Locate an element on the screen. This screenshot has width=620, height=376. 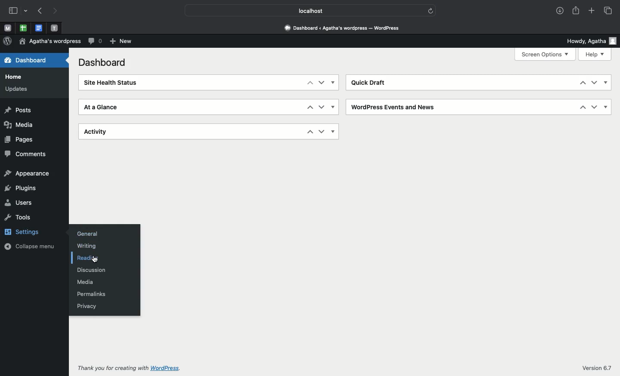
Howdy user is located at coordinates (587, 40).